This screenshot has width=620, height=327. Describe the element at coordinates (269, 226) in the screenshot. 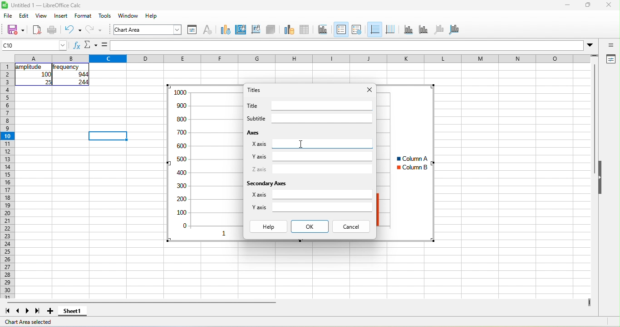

I see `help` at that location.